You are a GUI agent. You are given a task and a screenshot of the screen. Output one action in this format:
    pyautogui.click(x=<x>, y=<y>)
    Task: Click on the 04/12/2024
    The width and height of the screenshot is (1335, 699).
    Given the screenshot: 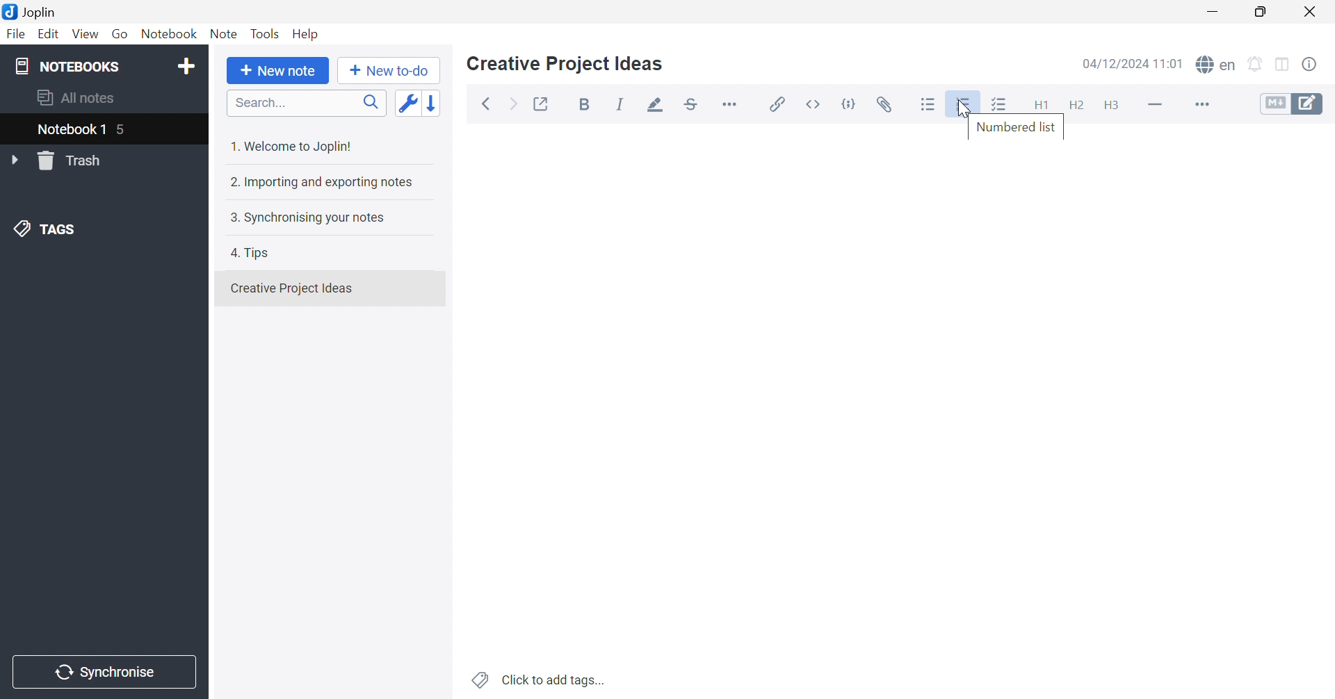 What is the action you would take?
    pyautogui.click(x=1130, y=64)
    